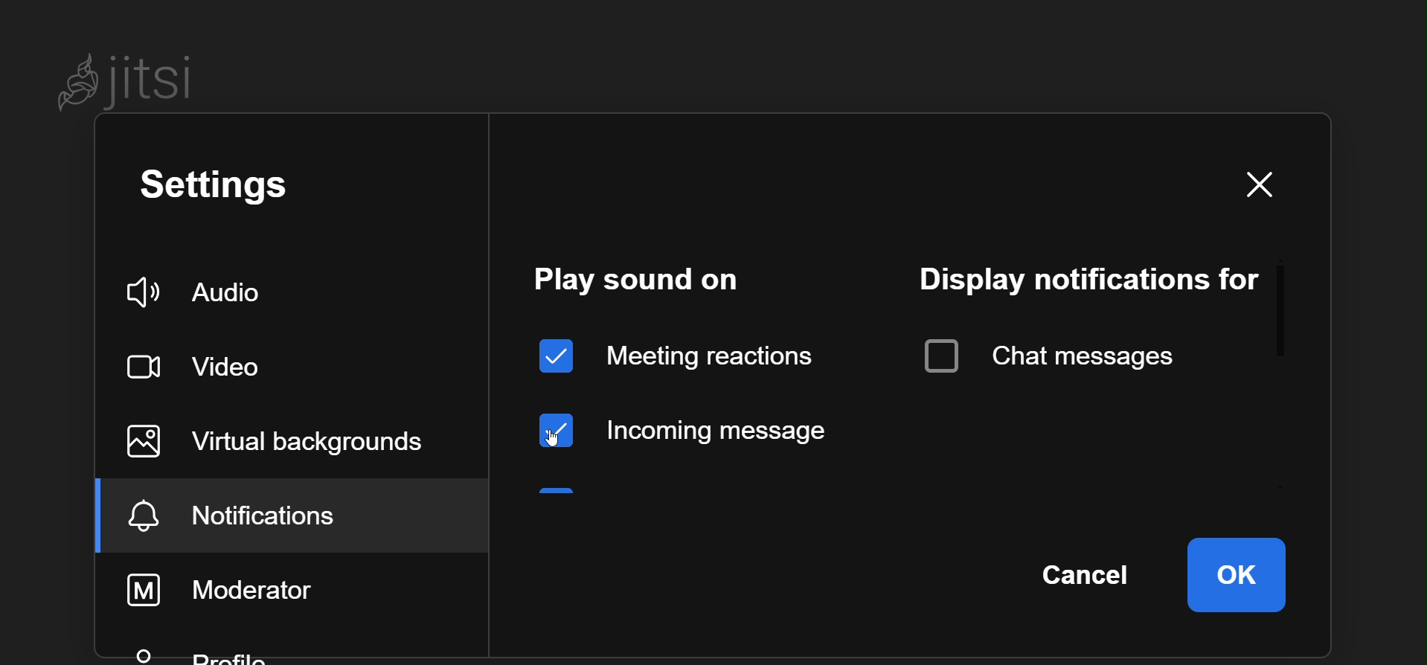 The width and height of the screenshot is (1427, 665). Describe the element at coordinates (205, 290) in the screenshot. I see `audio` at that location.